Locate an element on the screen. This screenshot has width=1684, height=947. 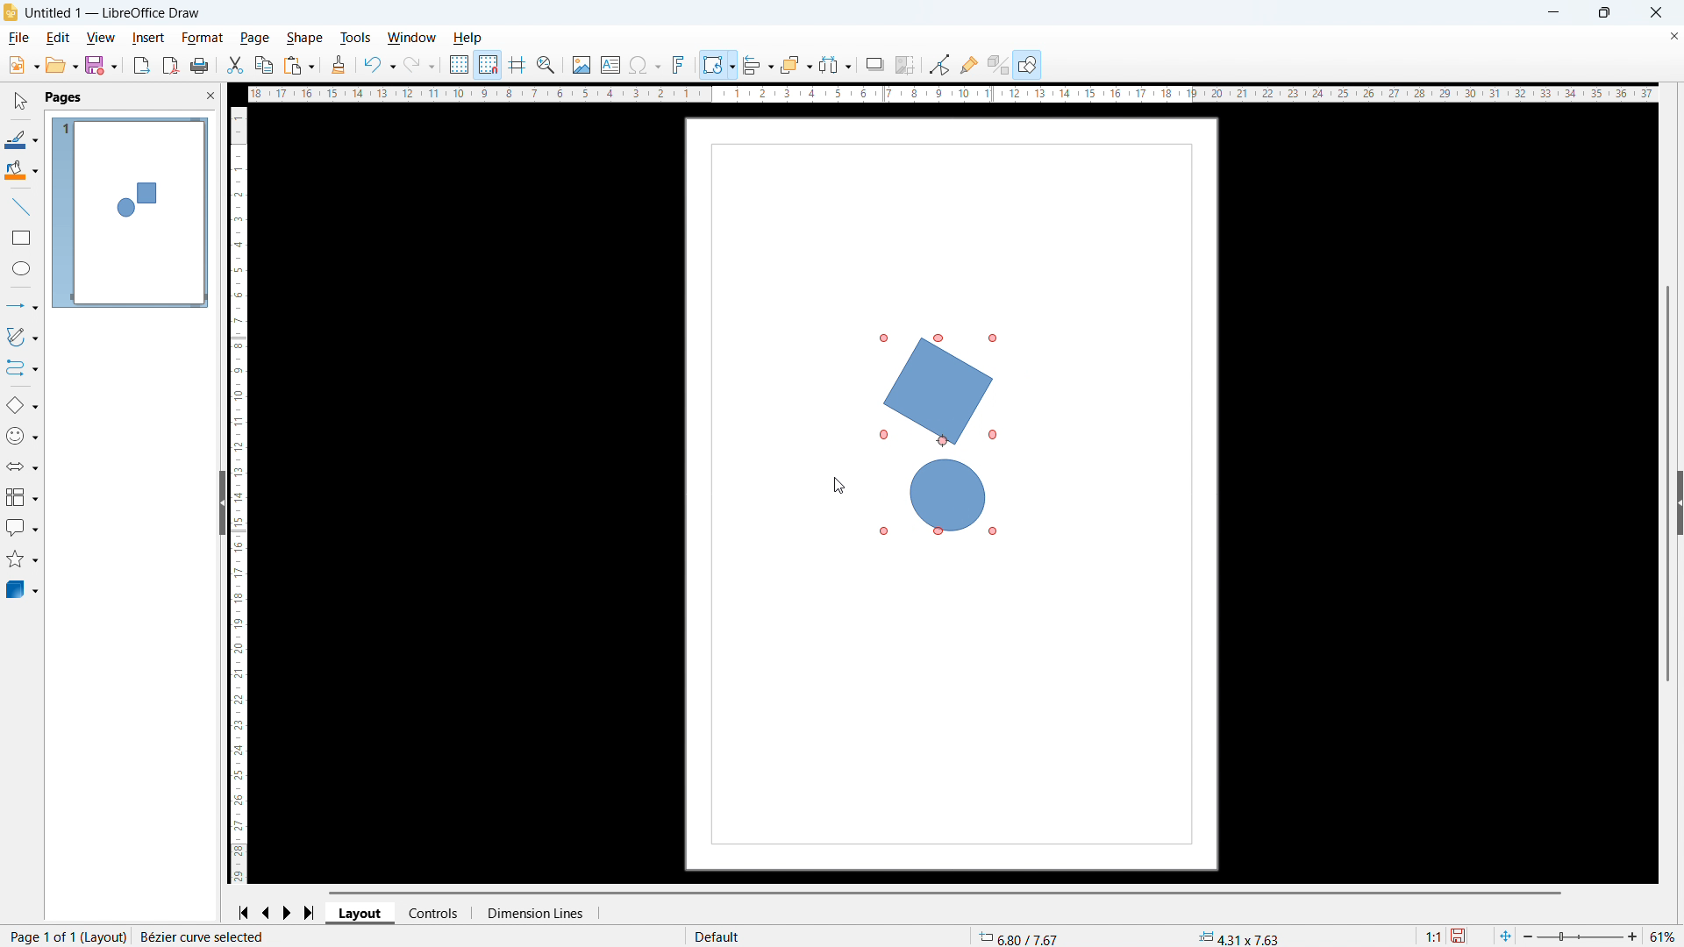
Line colour  is located at coordinates (22, 139).